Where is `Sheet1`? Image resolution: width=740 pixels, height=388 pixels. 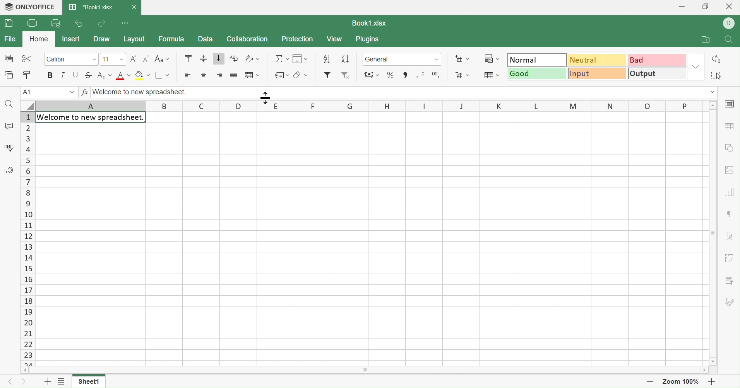
Sheet1 is located at coordinates (91, 382).